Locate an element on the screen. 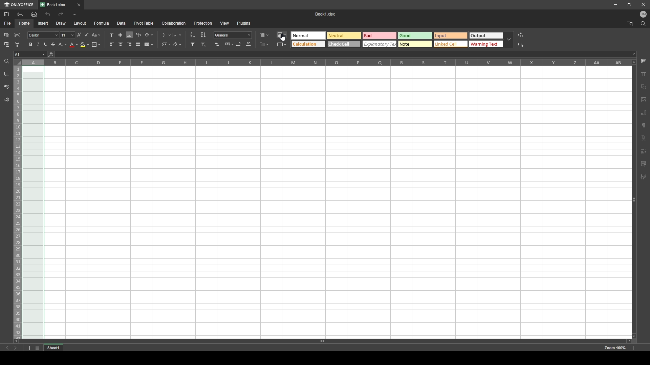 The width and height of the screenshot is (650, 365). Booki .Xlsx is located at coordinates (326, 14).